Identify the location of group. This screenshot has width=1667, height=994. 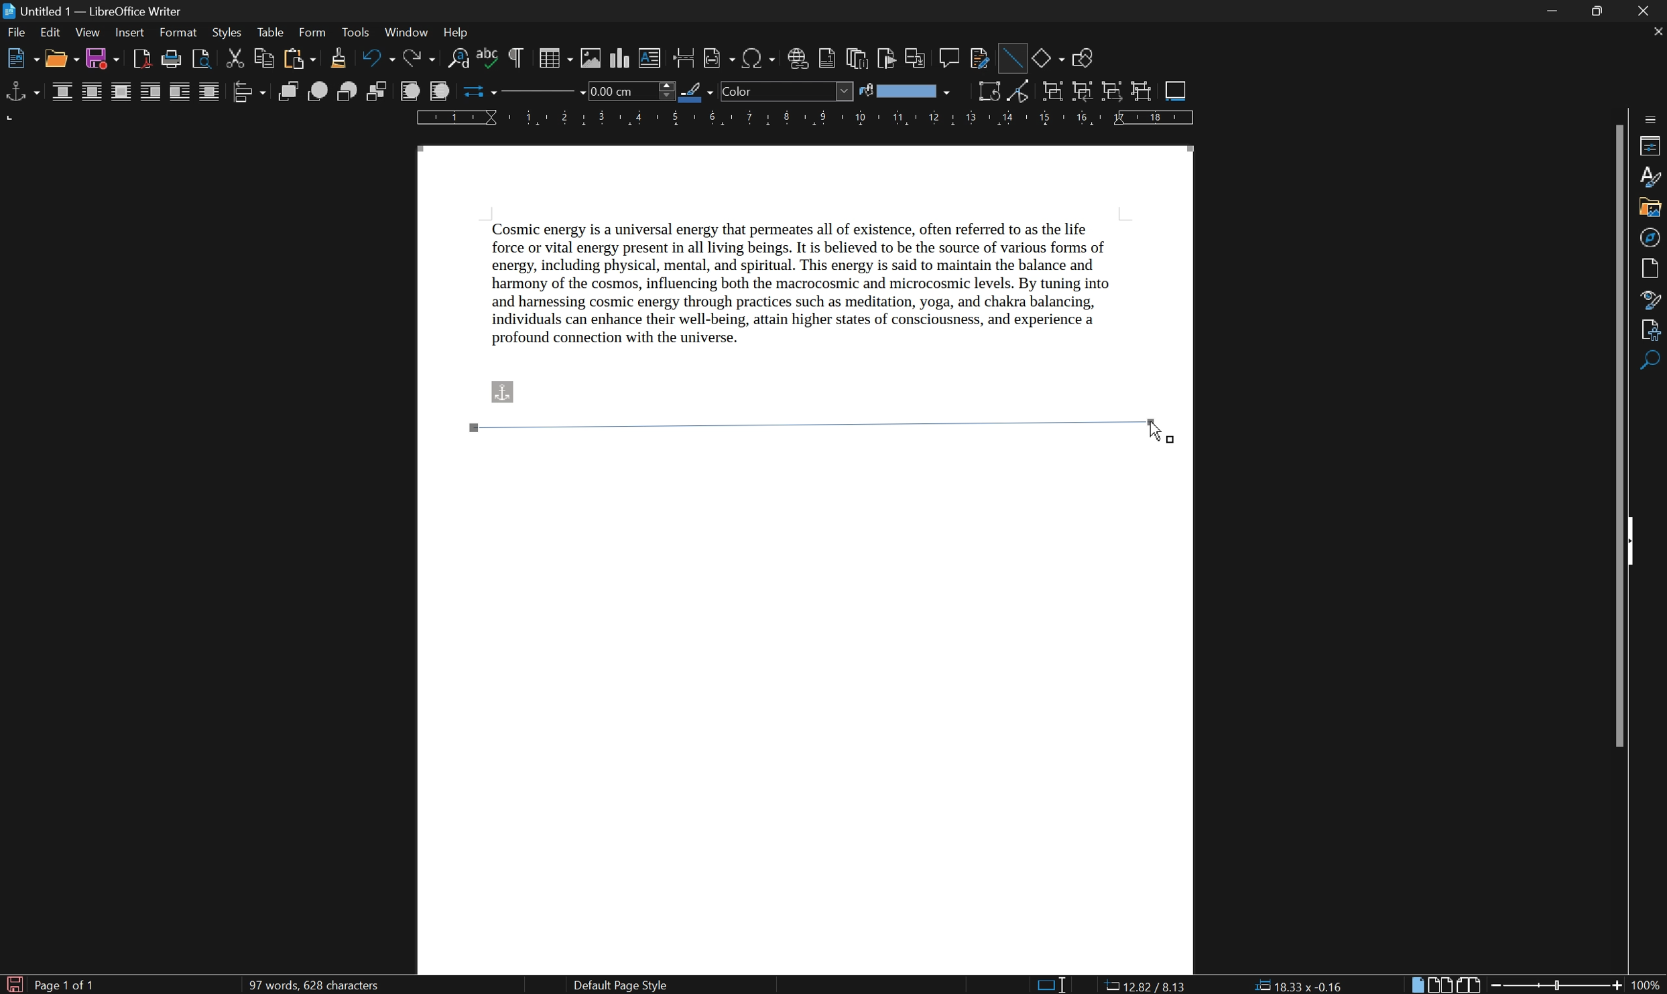
(1052, 92).